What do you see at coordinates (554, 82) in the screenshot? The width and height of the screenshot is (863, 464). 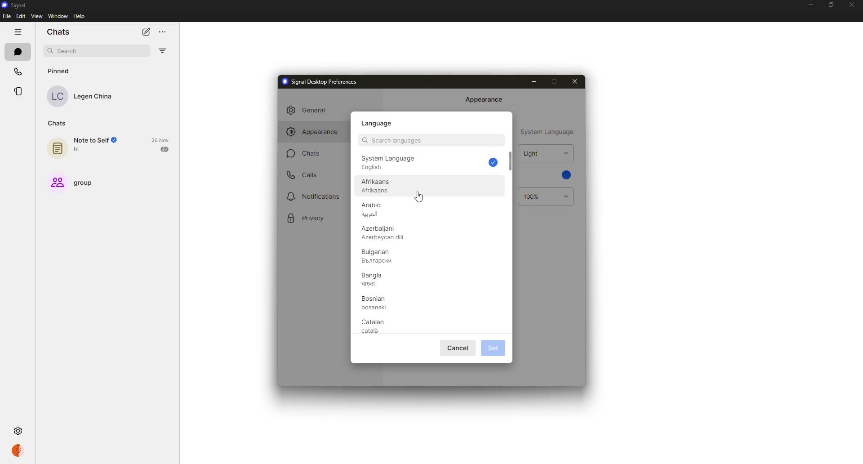 I see `maximize` at bounding box center [554, 82].